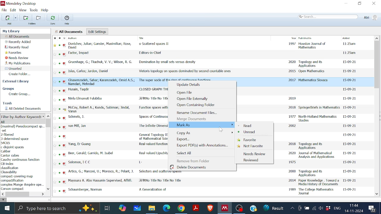 This screenshot has width=381, height=214. Describe the element at coordinates (3, 122) in the screenshot. I see `All` at that location.